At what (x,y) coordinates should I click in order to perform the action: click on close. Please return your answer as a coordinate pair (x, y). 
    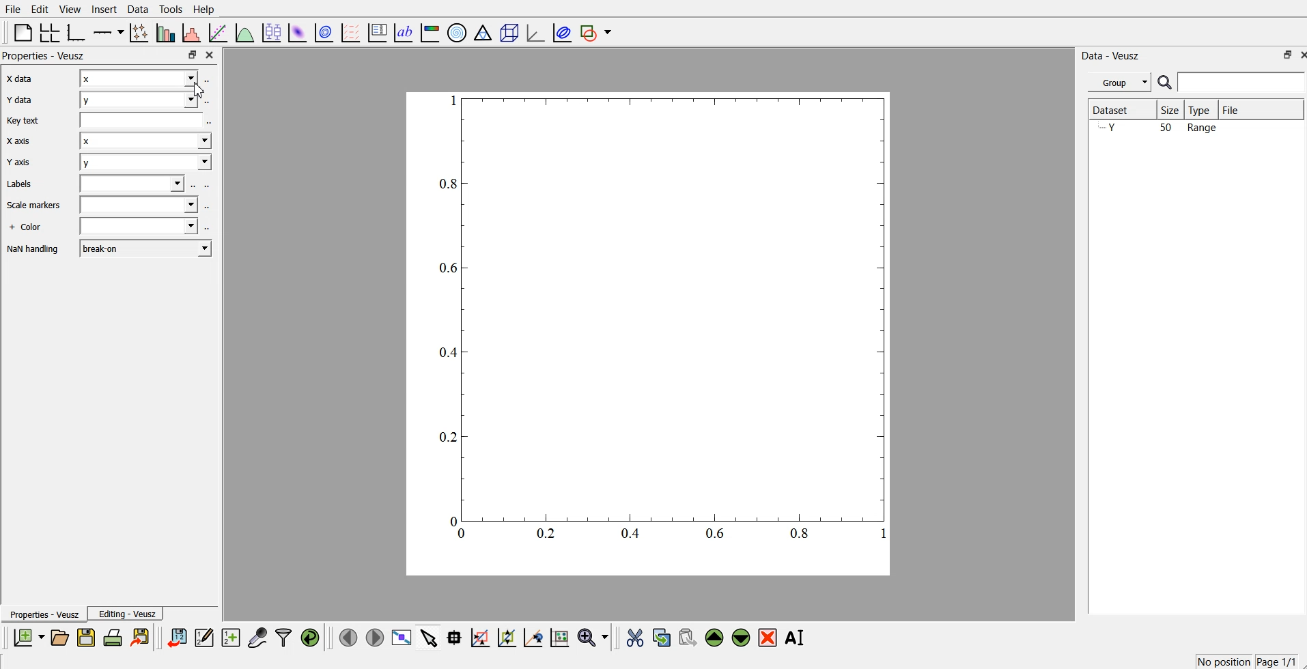
    Looking at the image, I should click on (210, 53).